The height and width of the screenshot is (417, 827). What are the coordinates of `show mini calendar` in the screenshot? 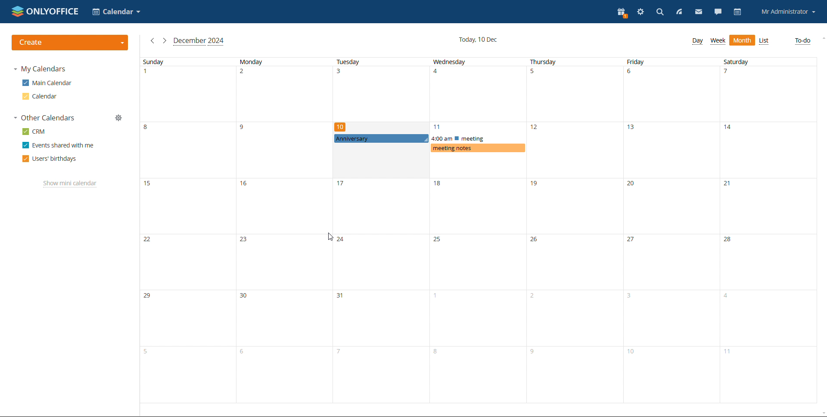 It's located at (68, 184).